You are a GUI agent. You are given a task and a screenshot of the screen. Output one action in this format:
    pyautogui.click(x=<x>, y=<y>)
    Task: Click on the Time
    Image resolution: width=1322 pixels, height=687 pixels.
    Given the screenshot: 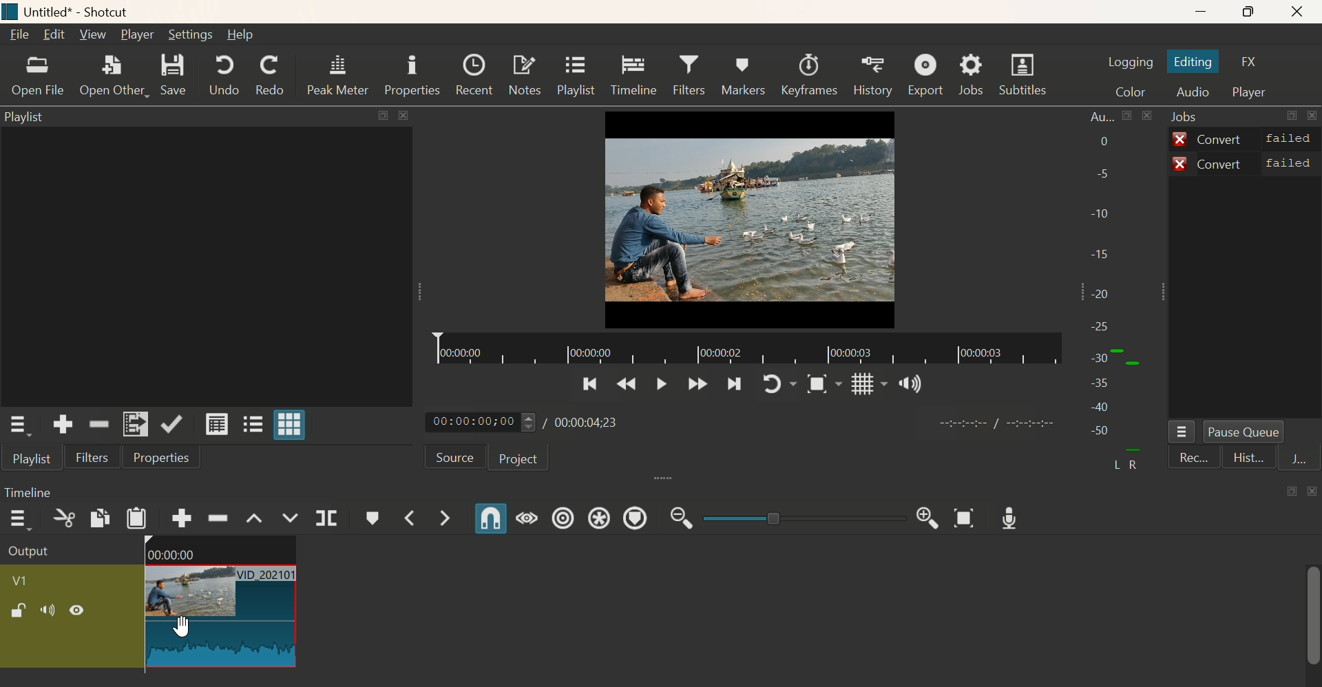 What is the action you would take?
    pyautogui.click(x=33, y=489)
    